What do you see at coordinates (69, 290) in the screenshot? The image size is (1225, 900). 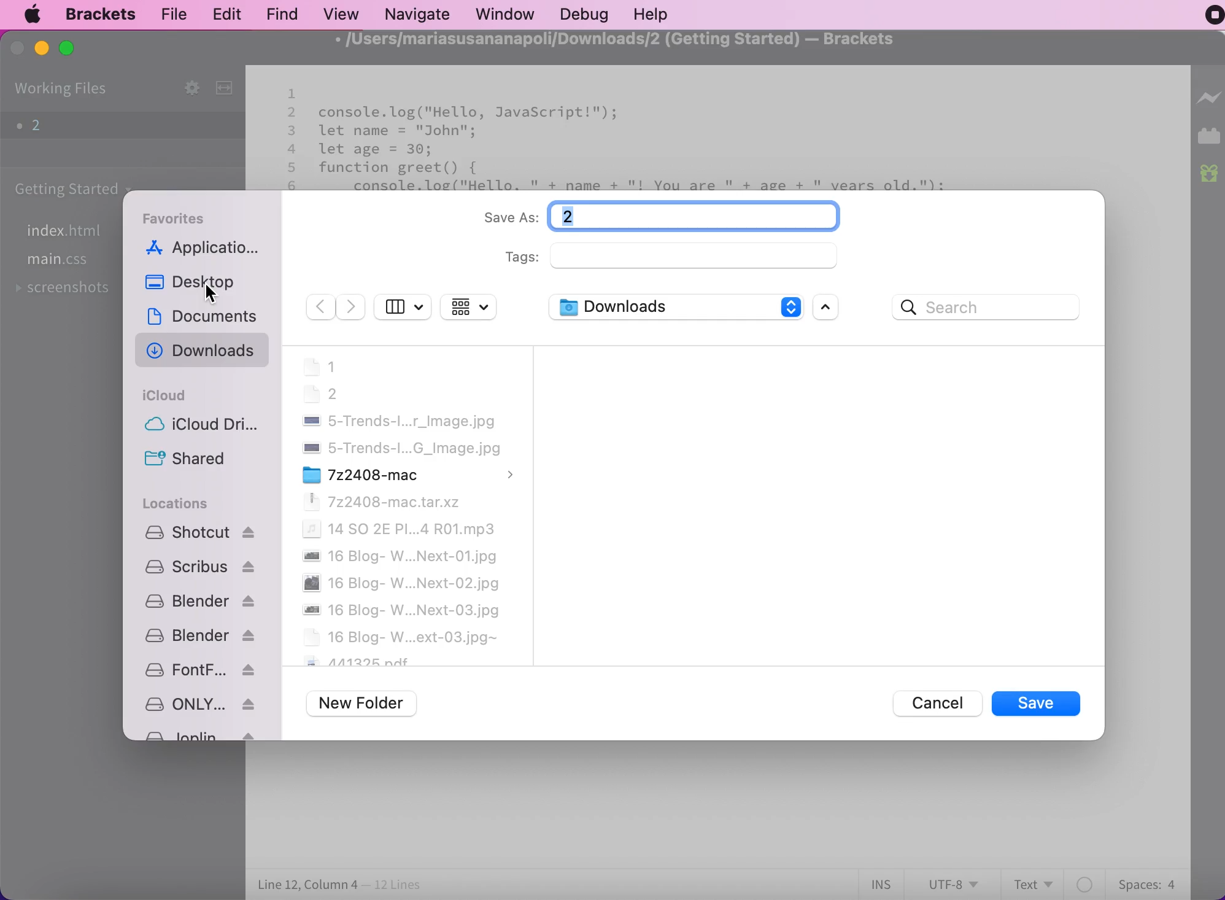 I see `screenshots` at bounding box center [69, 290].